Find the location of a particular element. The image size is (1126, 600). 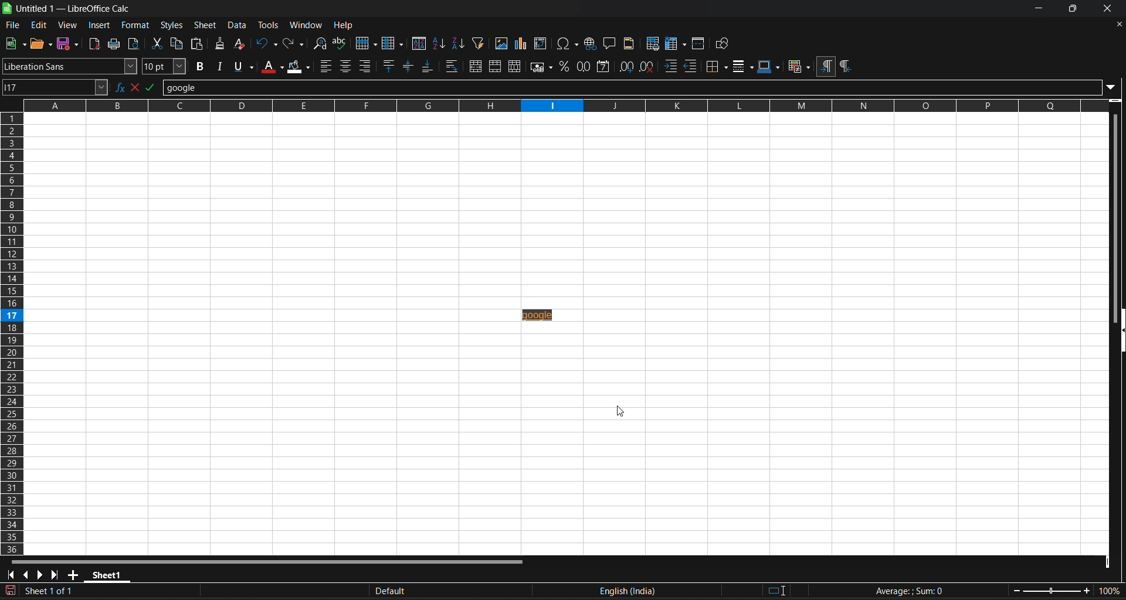

add new sheet is located at coordinates (72, 575).